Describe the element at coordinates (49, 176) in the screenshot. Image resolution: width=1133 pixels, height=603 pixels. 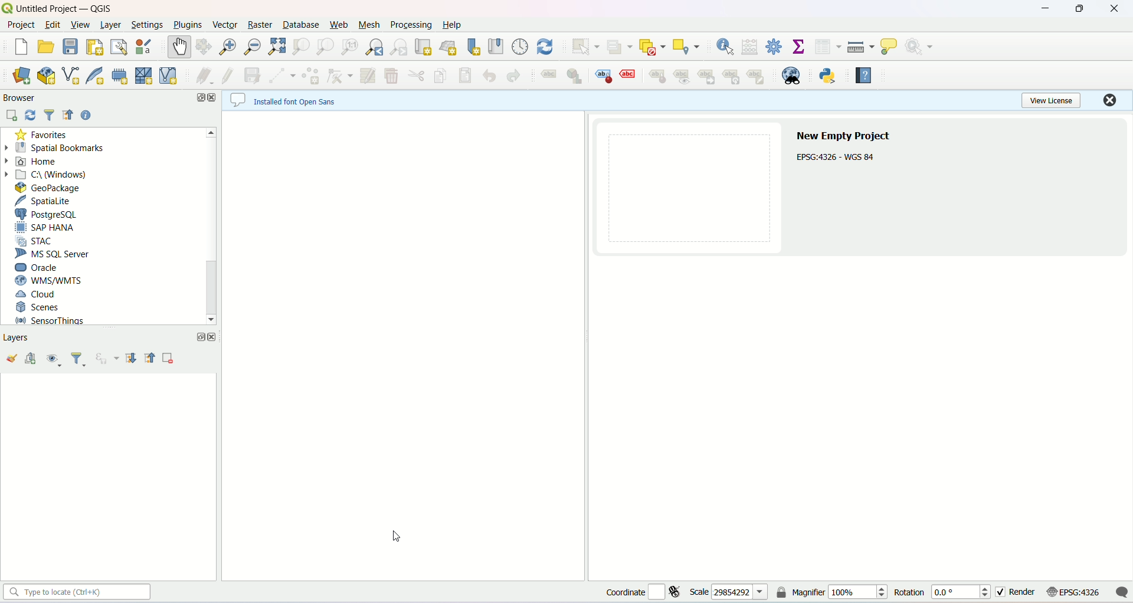
I see `c\windows` at that location.